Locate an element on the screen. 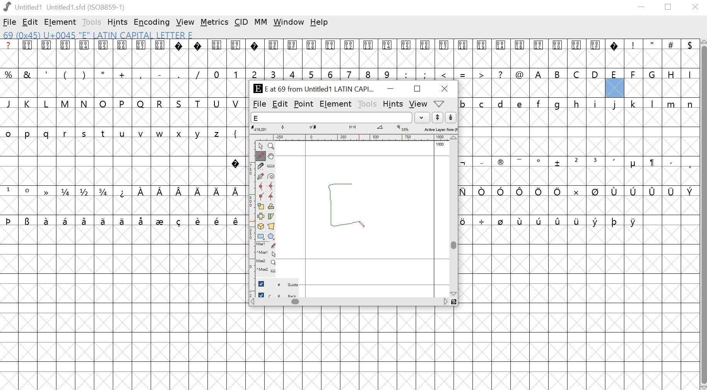 The width and height of the screenshot is (707, 390). special characters and symbols is located at coordinates (580, 163).